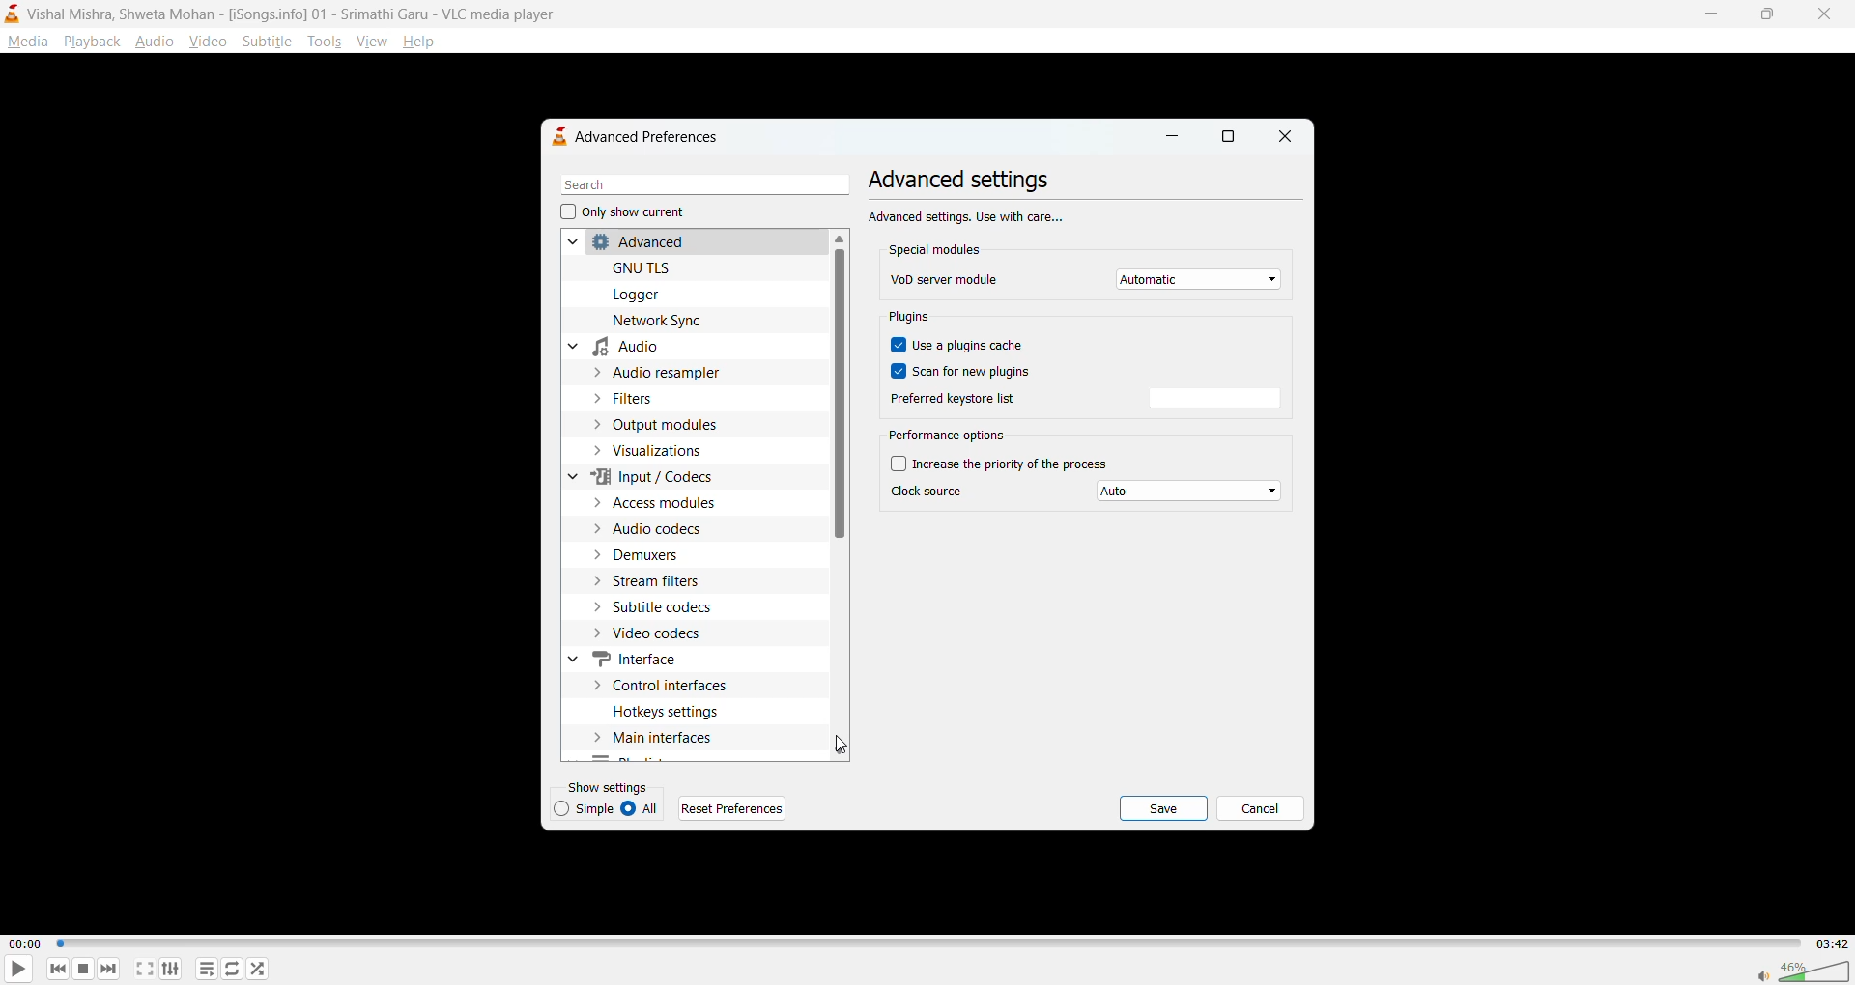 The width and height of the screenshot is (1855, 985). I want to click on previous, so click(59, 968).